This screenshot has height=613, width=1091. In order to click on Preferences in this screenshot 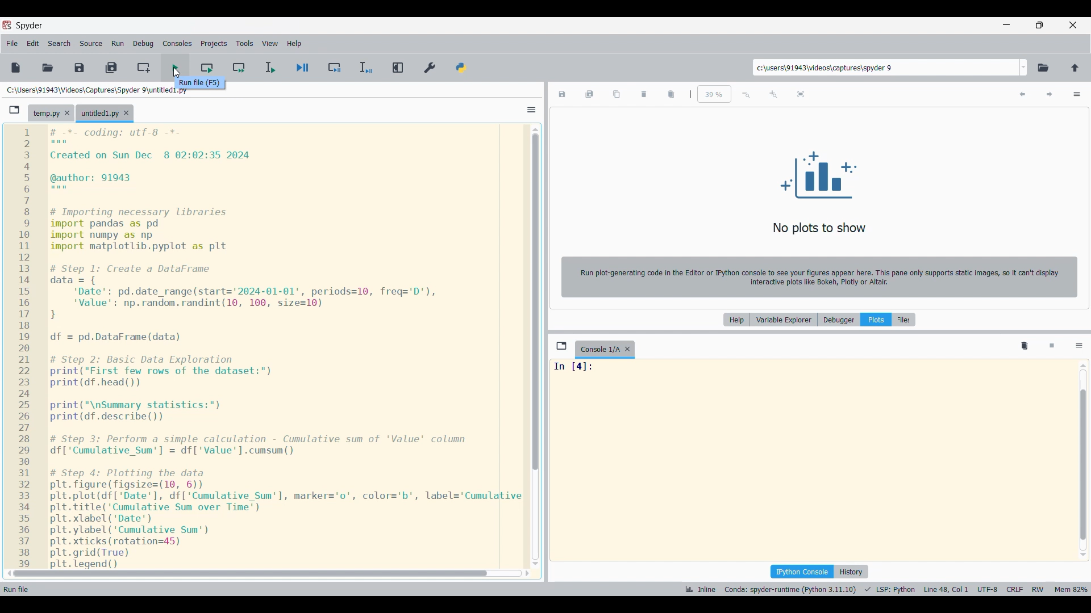, I will do `click(430, 68)`.